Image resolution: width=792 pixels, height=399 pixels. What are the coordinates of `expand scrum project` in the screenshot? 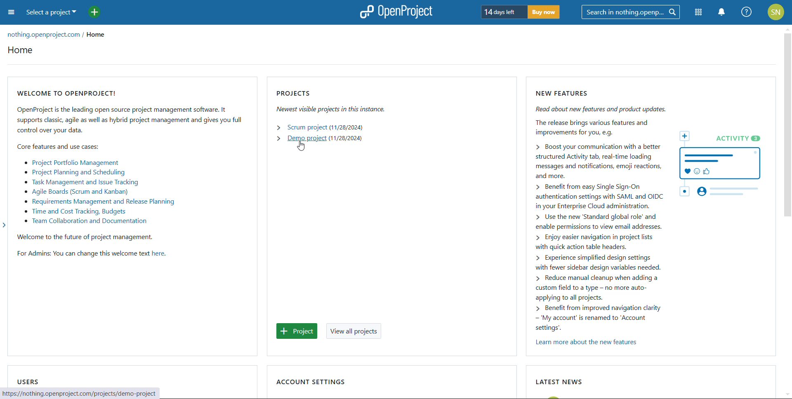 It's located at (279, 127).